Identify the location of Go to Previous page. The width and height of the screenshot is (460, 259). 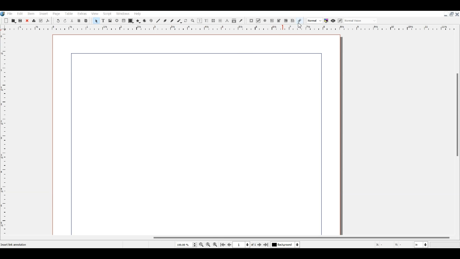
(229, 245).